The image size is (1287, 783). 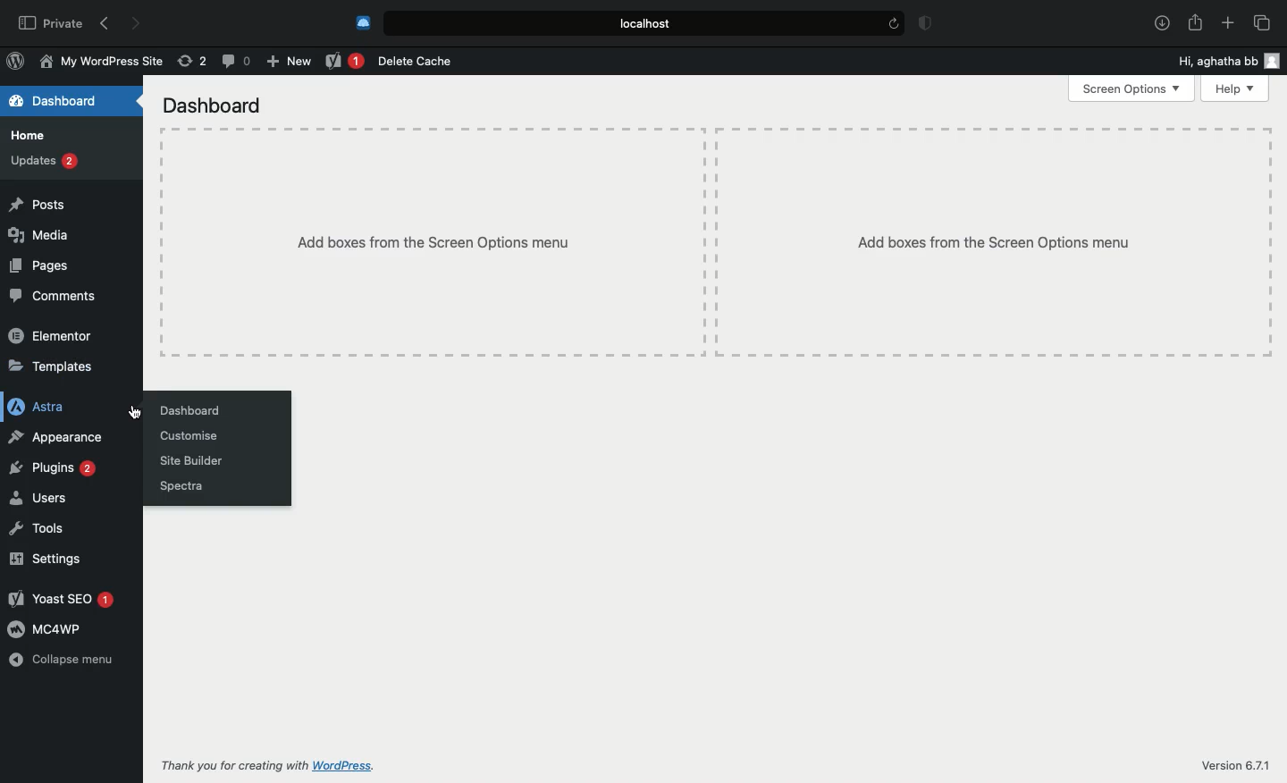 What do you see at coordinates (1163, 23) in the screenshot?
I see `Download` at bounding box center [1163, 23].